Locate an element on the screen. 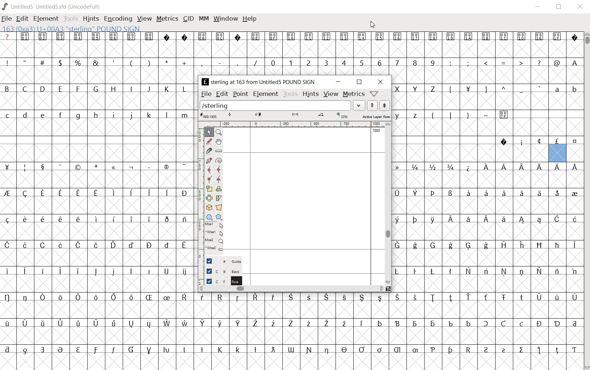 Image resolution: width=590 pixels, height=370 pixels. Symbol is located at coordinates (574, 349).